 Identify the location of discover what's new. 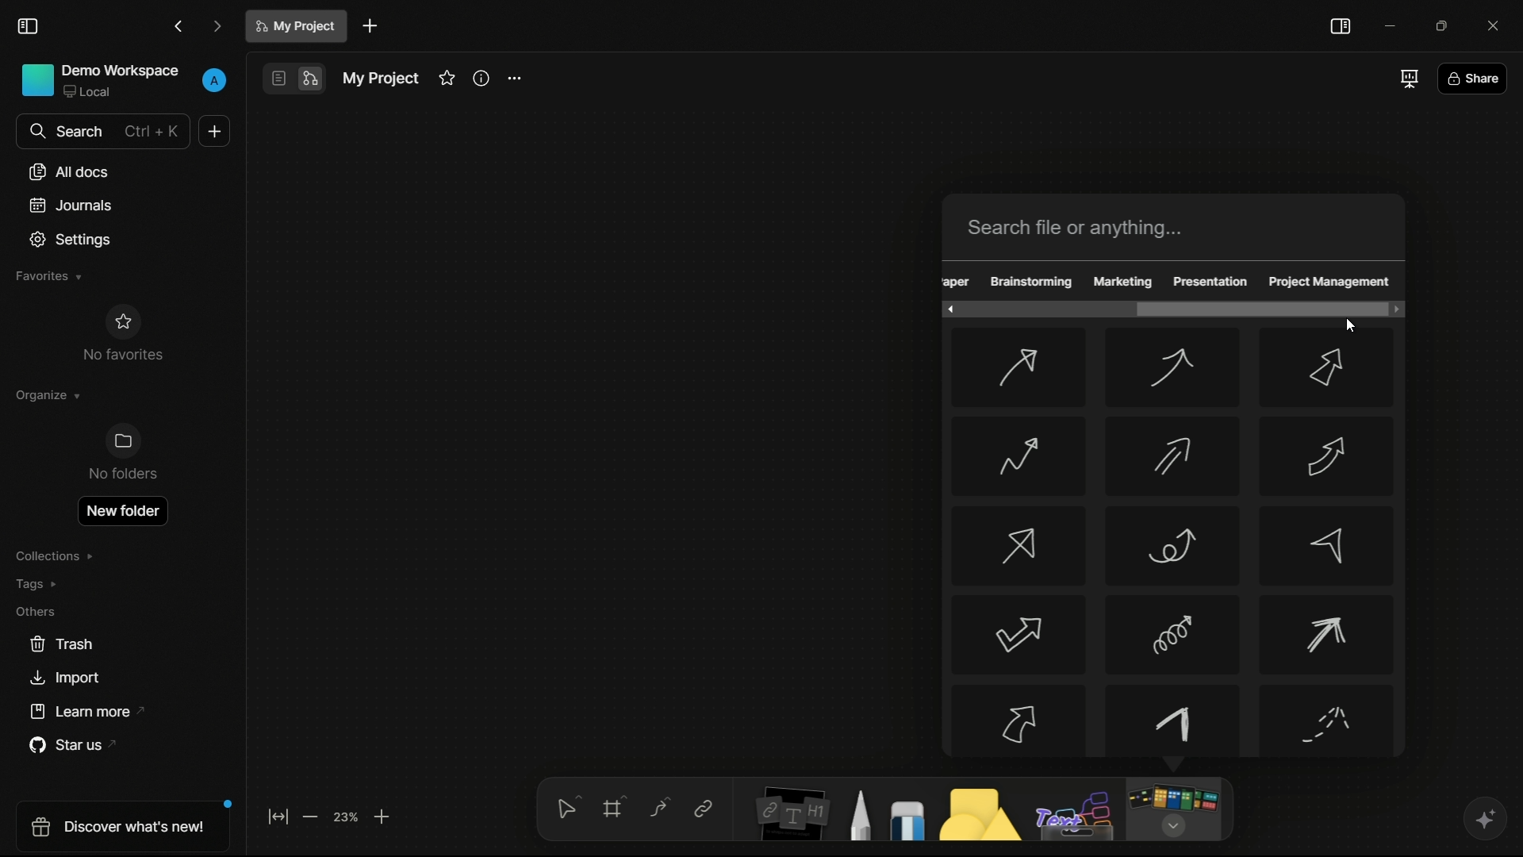
(127, 825).